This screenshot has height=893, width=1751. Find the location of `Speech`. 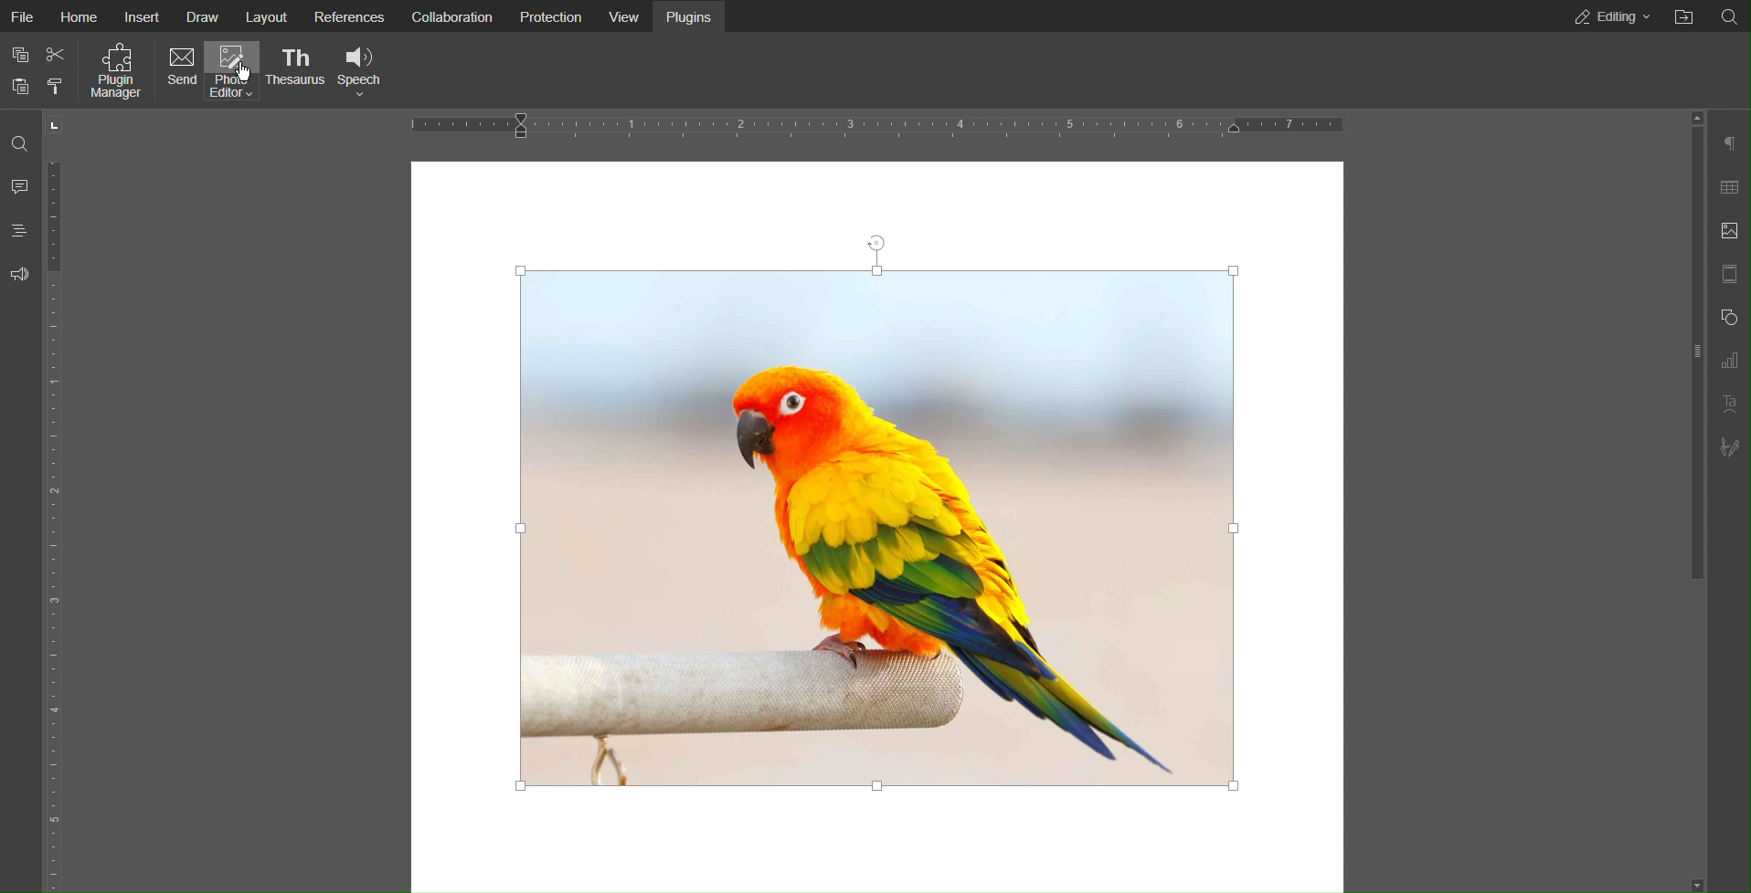

Speech is located at coordinates (362, 69).